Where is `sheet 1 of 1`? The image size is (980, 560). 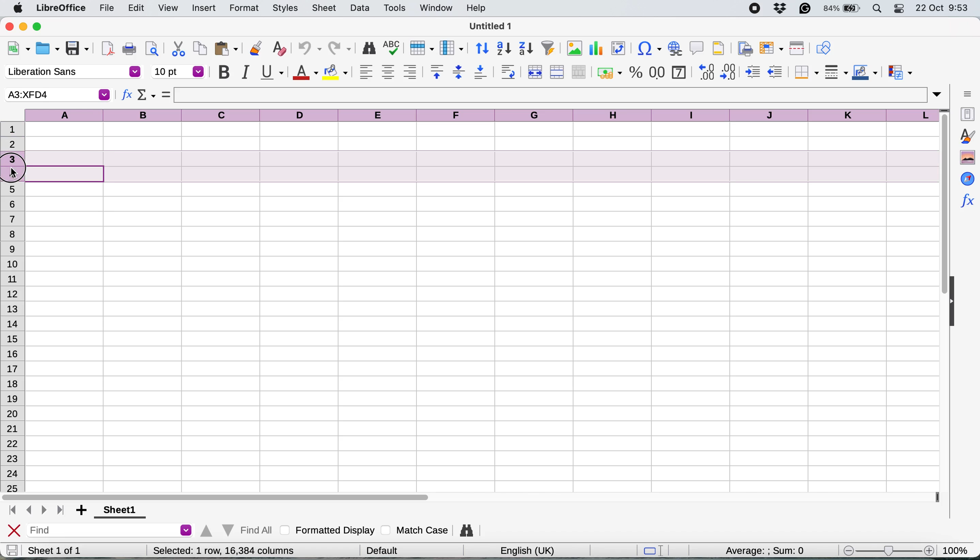
sheet 1 of 1 is located at coordinates (55, 550).